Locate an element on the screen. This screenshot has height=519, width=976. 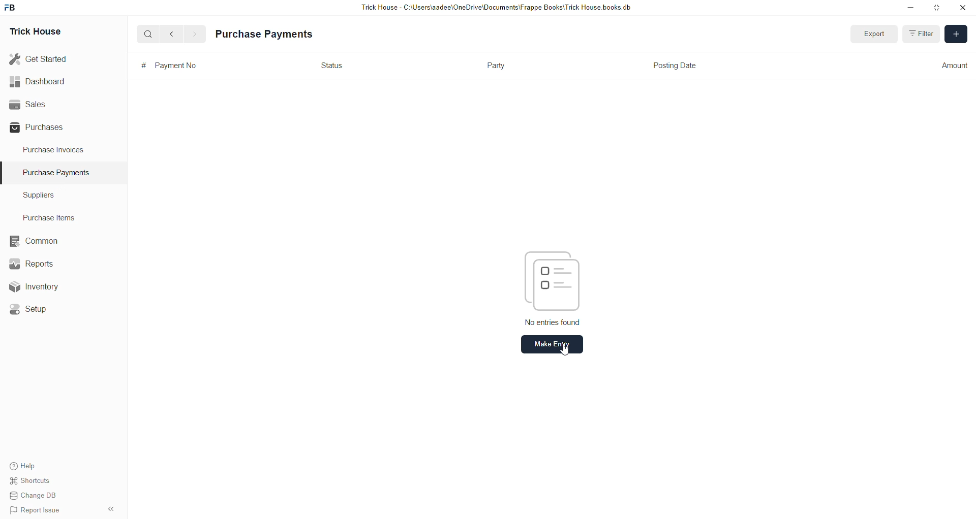
Inventory is located at coordinates (35, 286).